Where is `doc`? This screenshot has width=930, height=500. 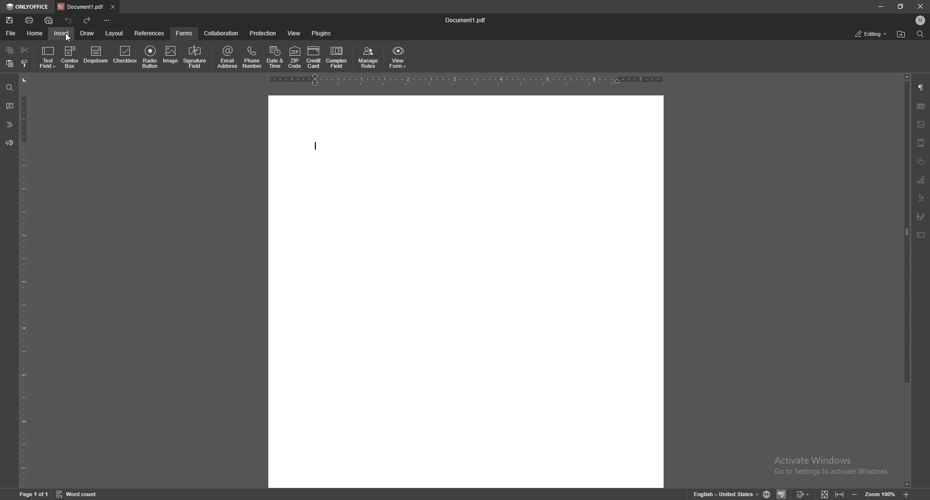 doc is located at coordinates (465, 291).